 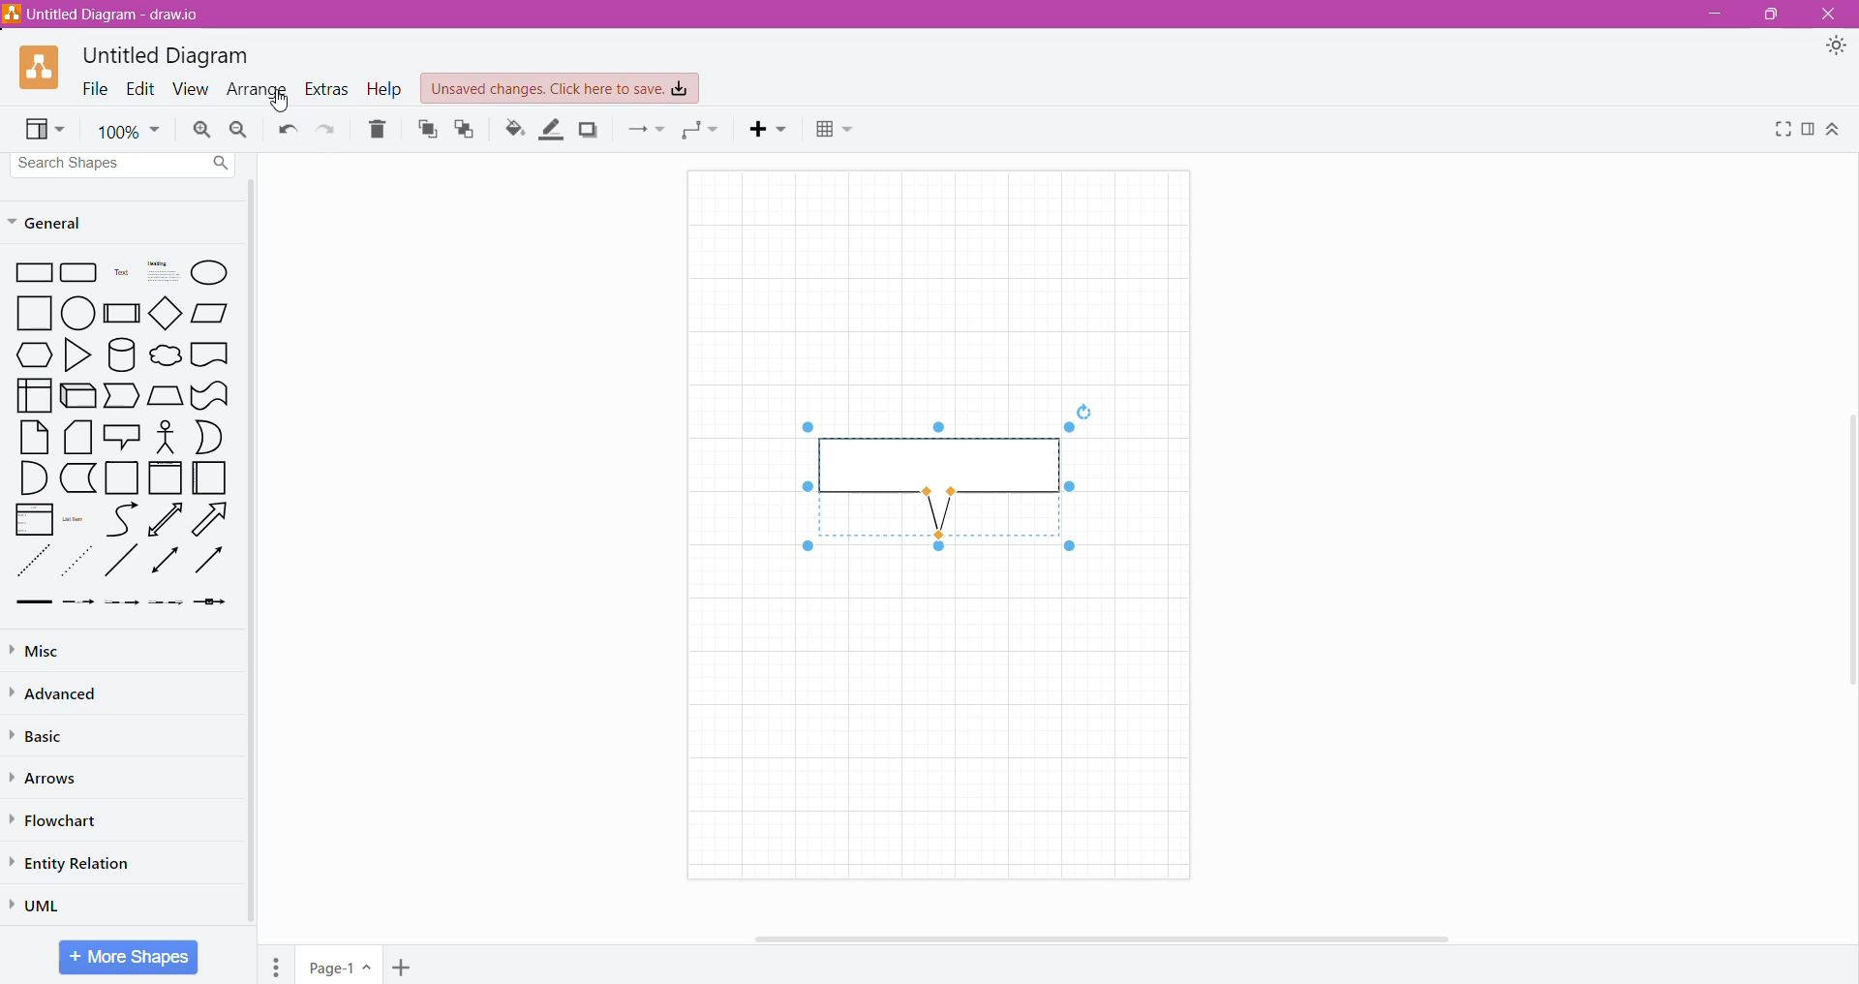 What do you see at coordinates (121, 354) in the screenshot?
I see `Cylinder ` at bounding box center [121, 354].